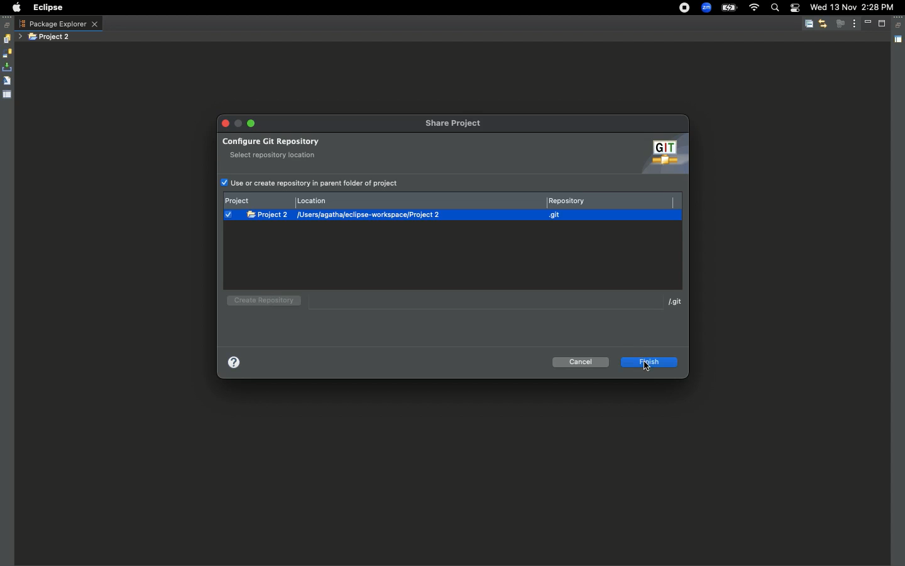  I want to click on Configure Git repository Select repository location, so click(345, 147).